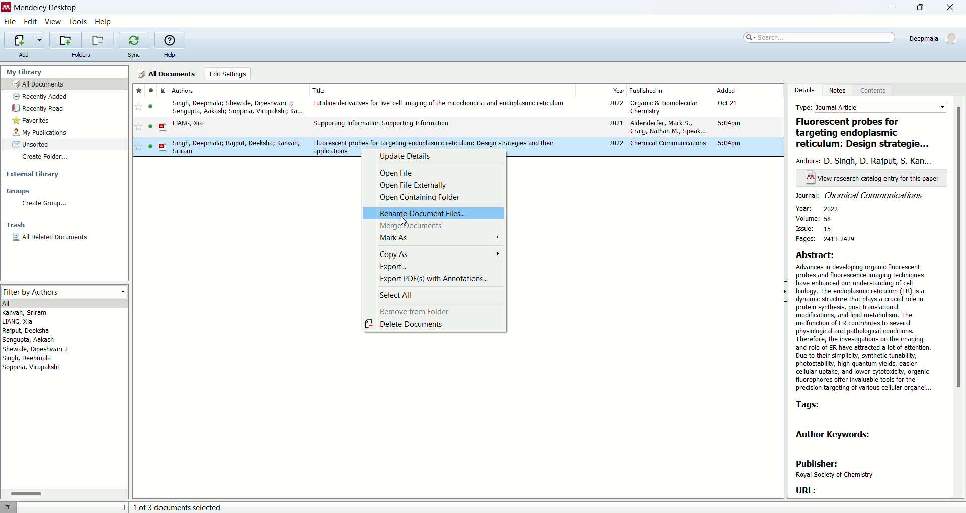  Describe the element at coordinates (435, 266) in the screenshot. I see `export` at that location.